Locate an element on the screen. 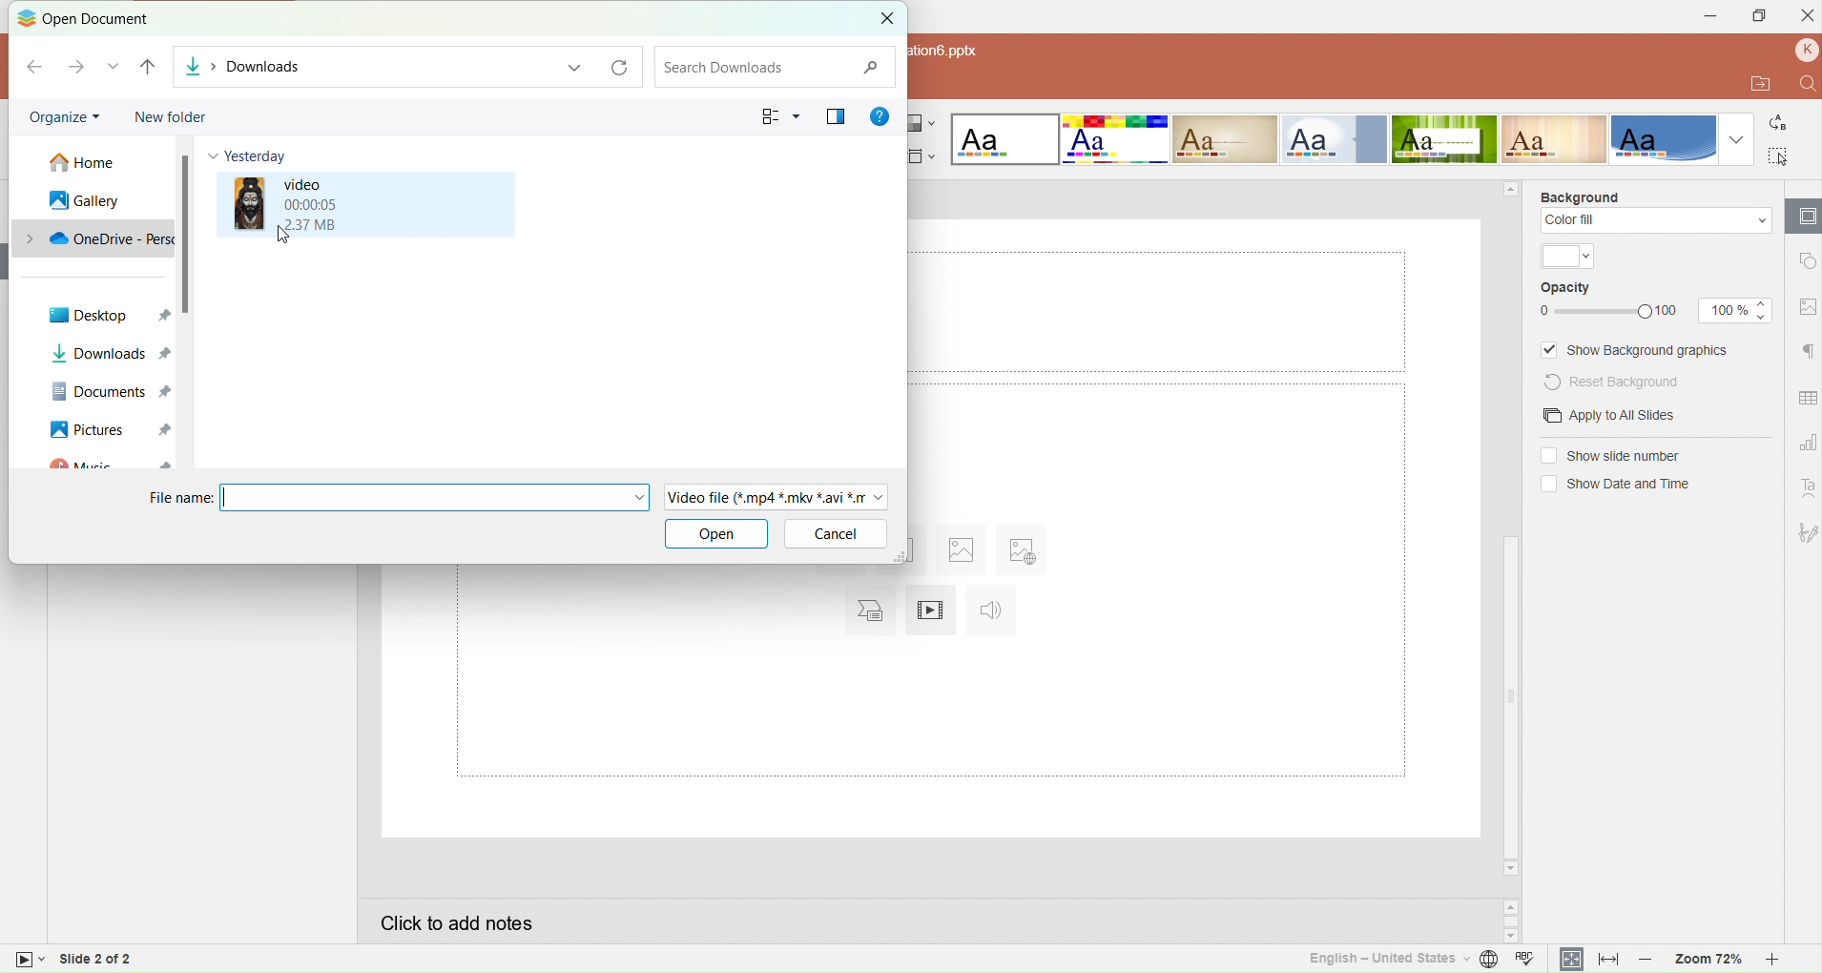  File name is located at coordinates (180, 498).